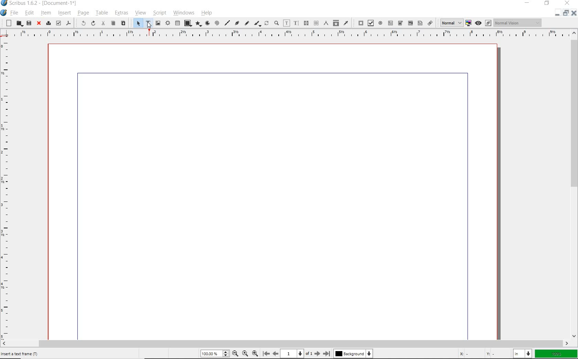 This screenshot has height=359, width=578. Describe the element at coordinates (48, 23) in the screenshot. I see `print` at that location.